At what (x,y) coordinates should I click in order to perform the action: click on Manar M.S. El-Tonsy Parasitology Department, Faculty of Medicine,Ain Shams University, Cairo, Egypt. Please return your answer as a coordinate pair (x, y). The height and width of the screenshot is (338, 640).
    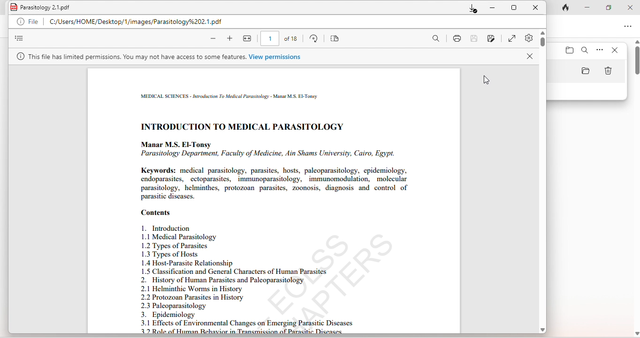
    Looking at the image, I should click on (272, 151).